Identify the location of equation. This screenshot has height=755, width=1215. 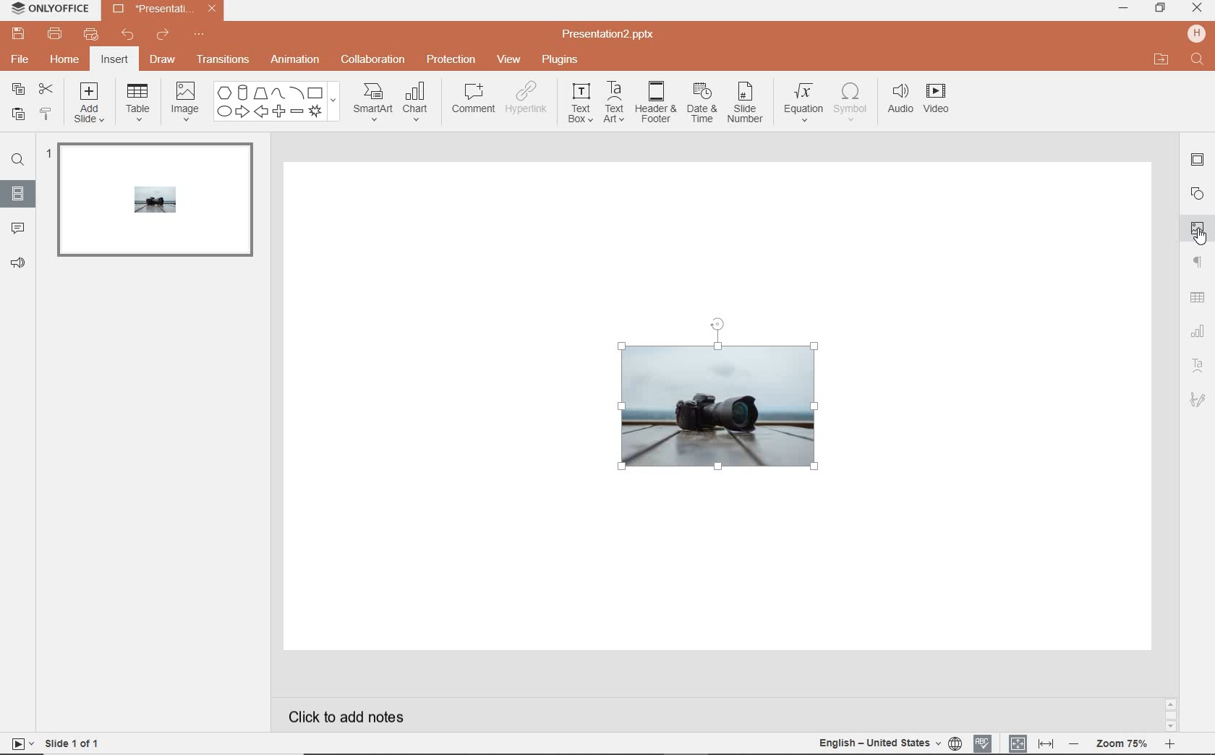
(804, 99).